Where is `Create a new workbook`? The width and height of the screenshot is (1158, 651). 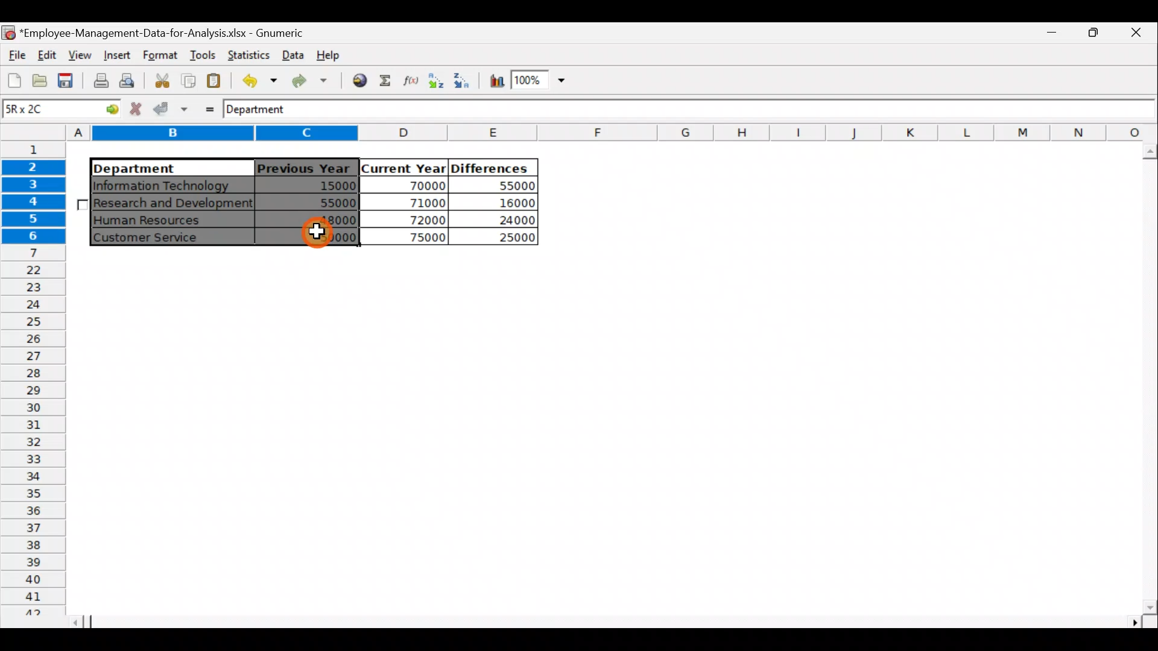 Create a new workbook is located at coordinates (14, 80).